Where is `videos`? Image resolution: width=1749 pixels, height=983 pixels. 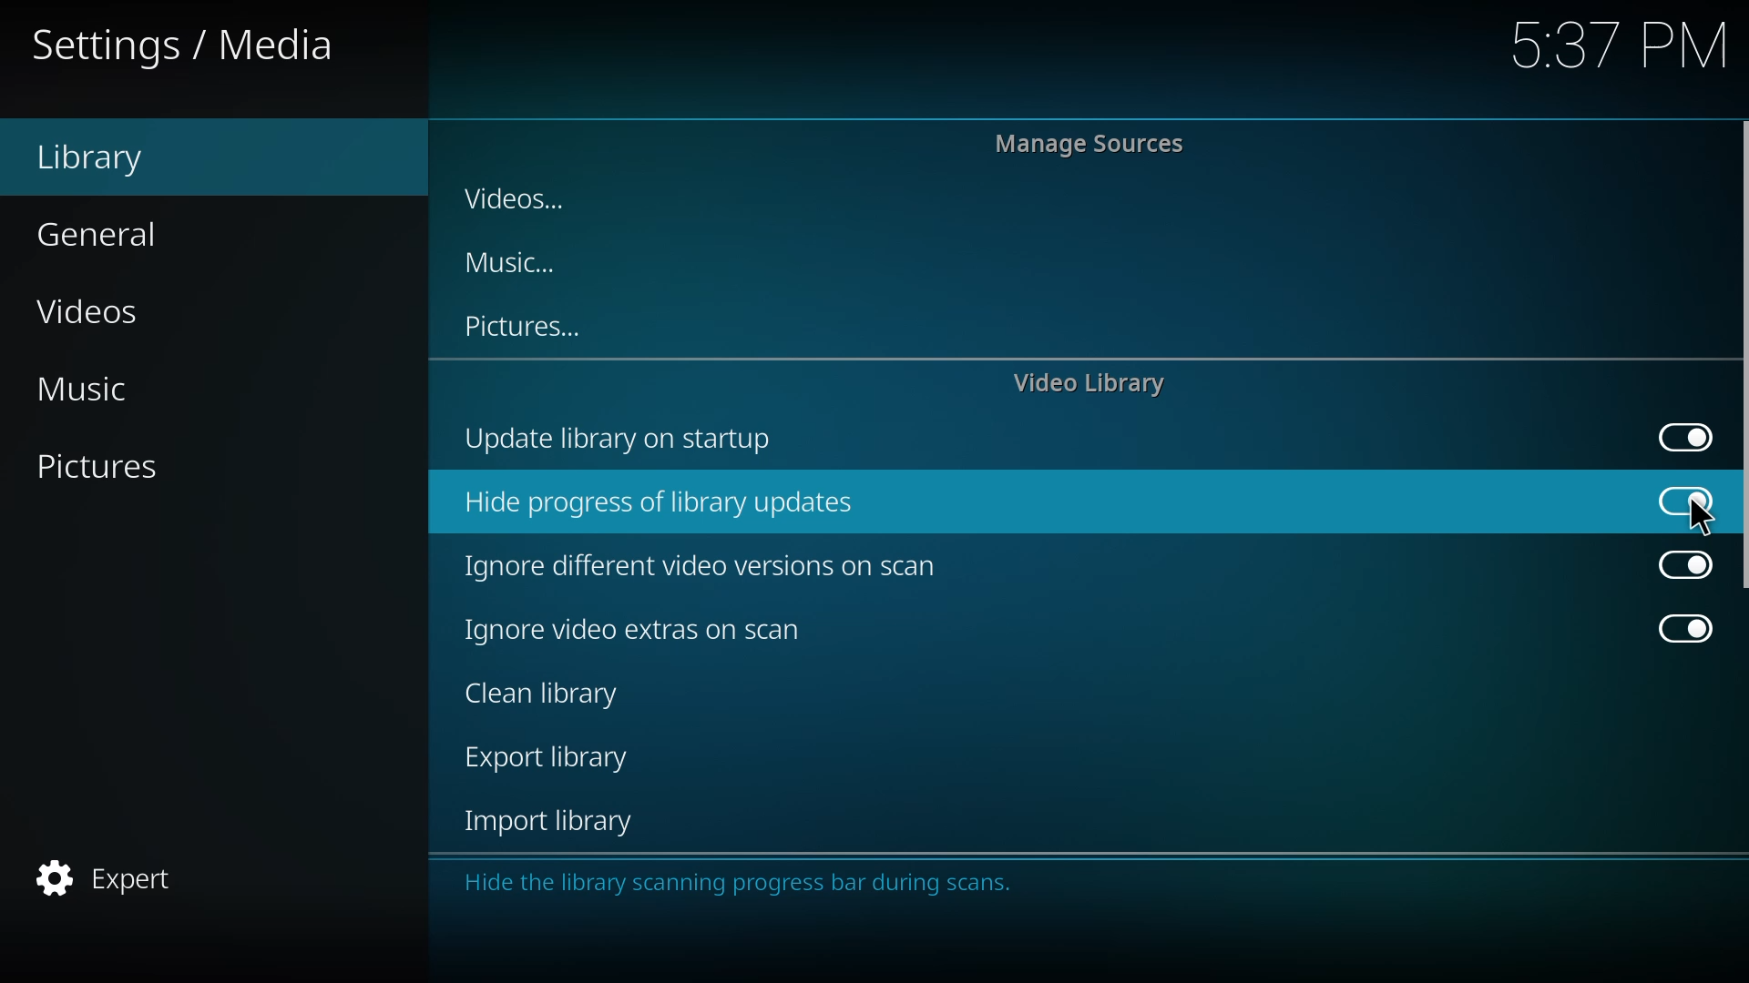
videos is located at coordinates (109, 308).